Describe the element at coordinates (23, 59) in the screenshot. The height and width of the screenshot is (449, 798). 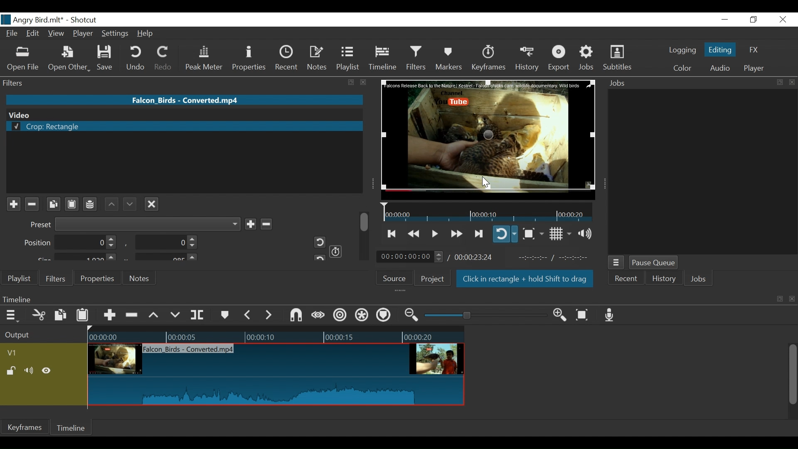
I see `Open File` at that location.